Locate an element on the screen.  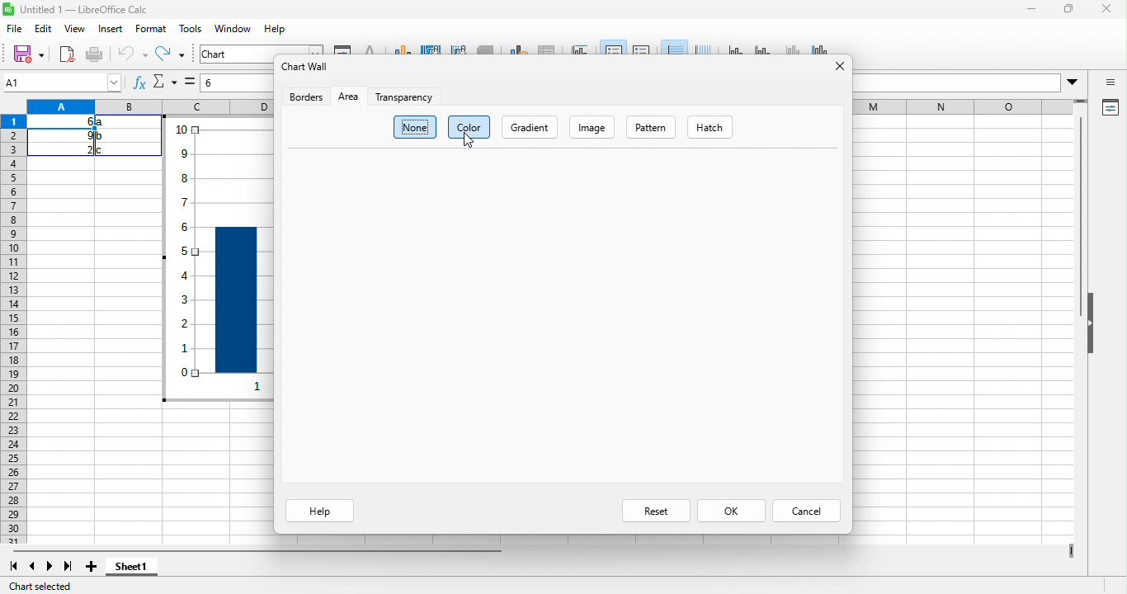
a is located at coordinates (102, 122).